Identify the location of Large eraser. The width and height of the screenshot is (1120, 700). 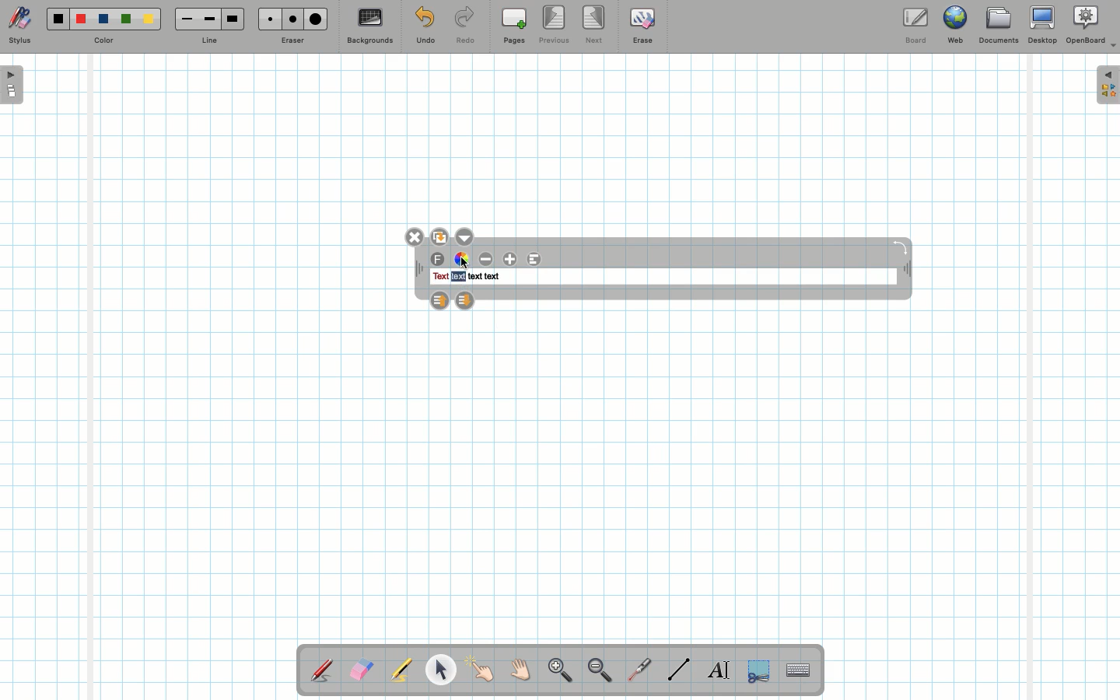
(316, 19).